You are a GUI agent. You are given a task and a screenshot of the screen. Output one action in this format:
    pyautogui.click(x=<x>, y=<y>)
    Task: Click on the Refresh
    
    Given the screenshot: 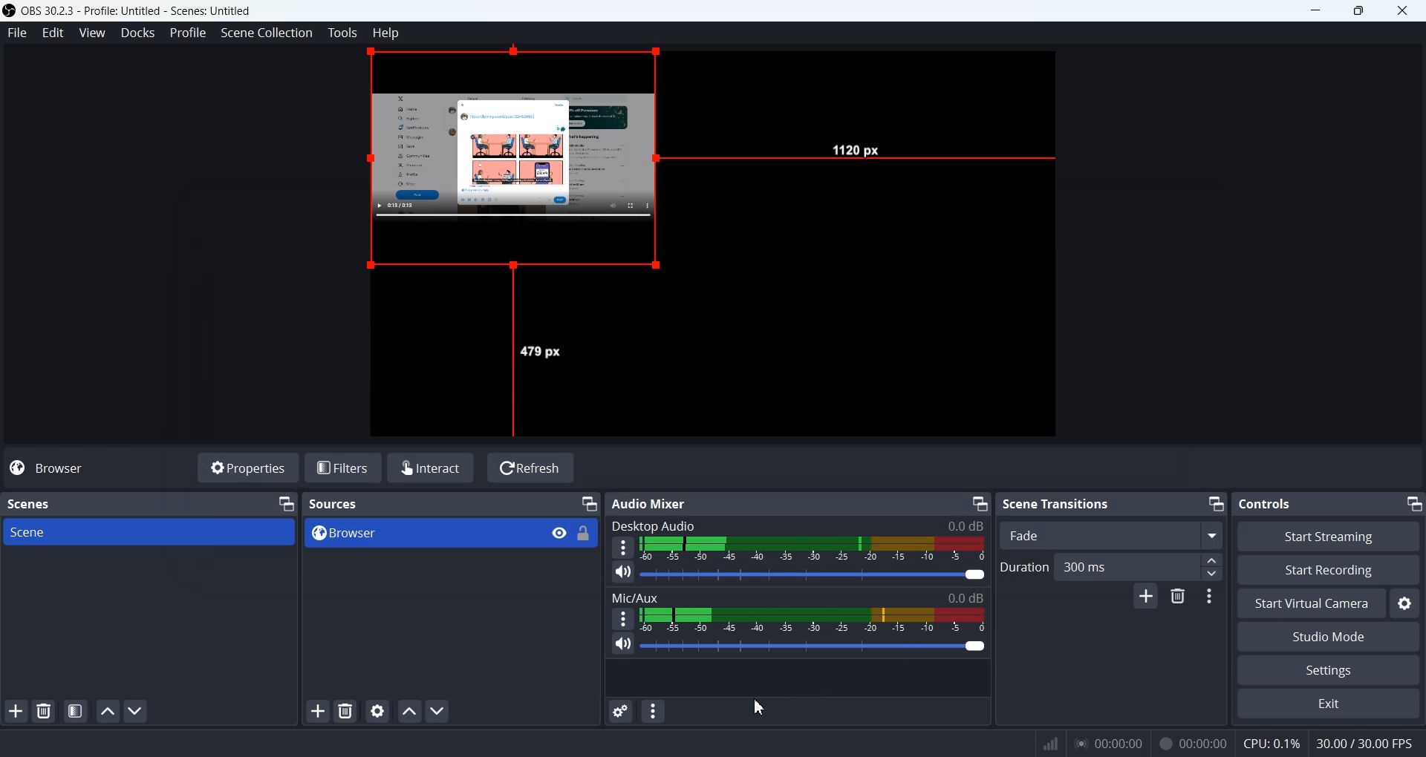 What is the action you would take?
    pyautogui.click(x=531, y=467)
    